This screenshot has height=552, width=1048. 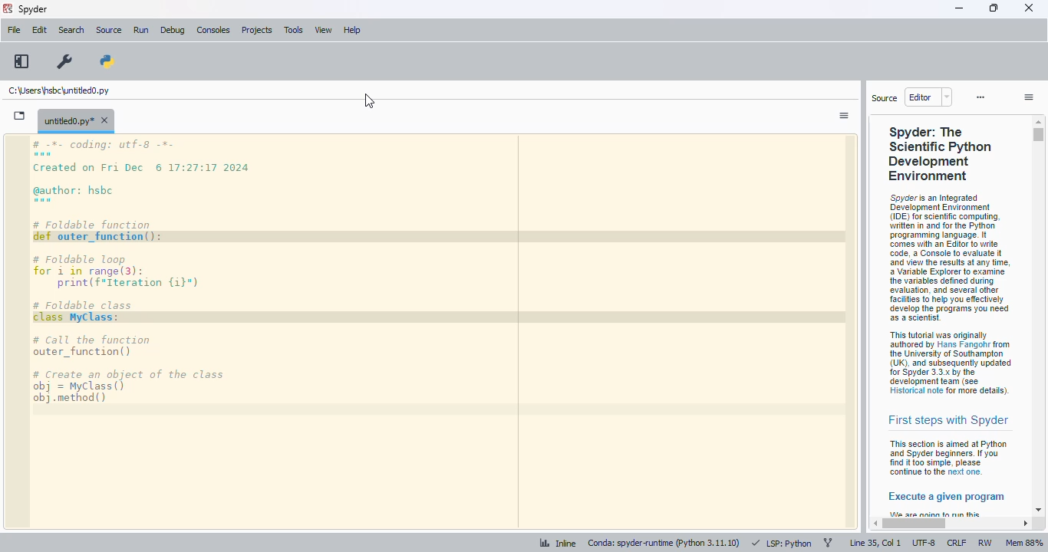 I want to click on minimize, so click(x=960, y=8).